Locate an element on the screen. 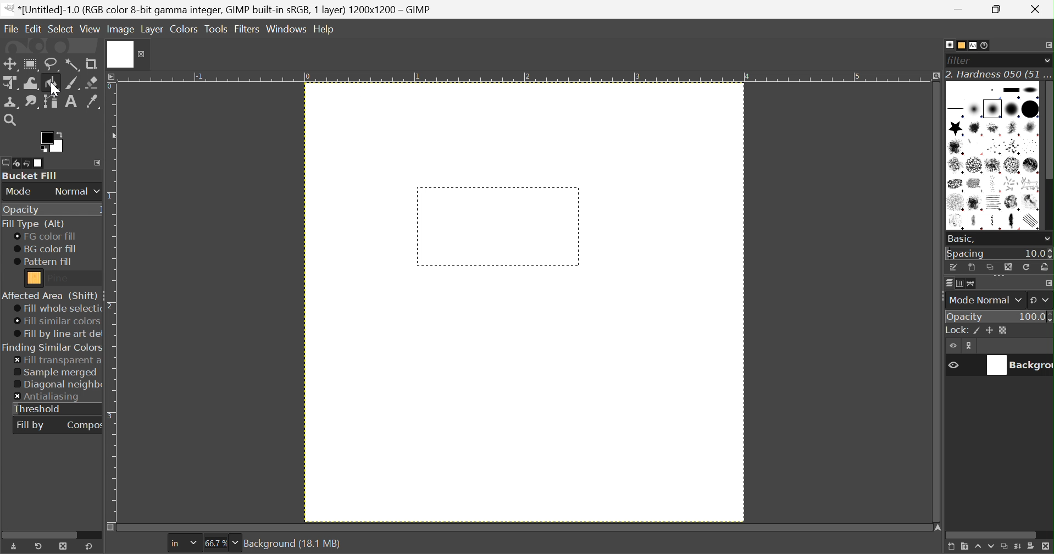 The image size is (1054, 554). Clipboard Image is located at coordinates (958, 91).